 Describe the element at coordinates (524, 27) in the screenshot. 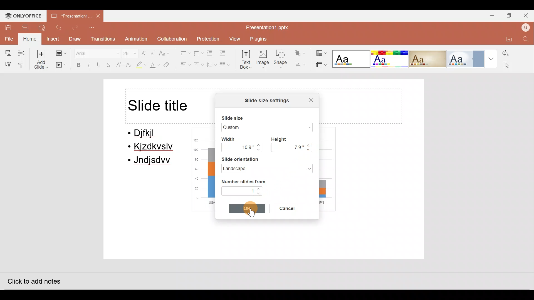

I see `Account name` at that location.